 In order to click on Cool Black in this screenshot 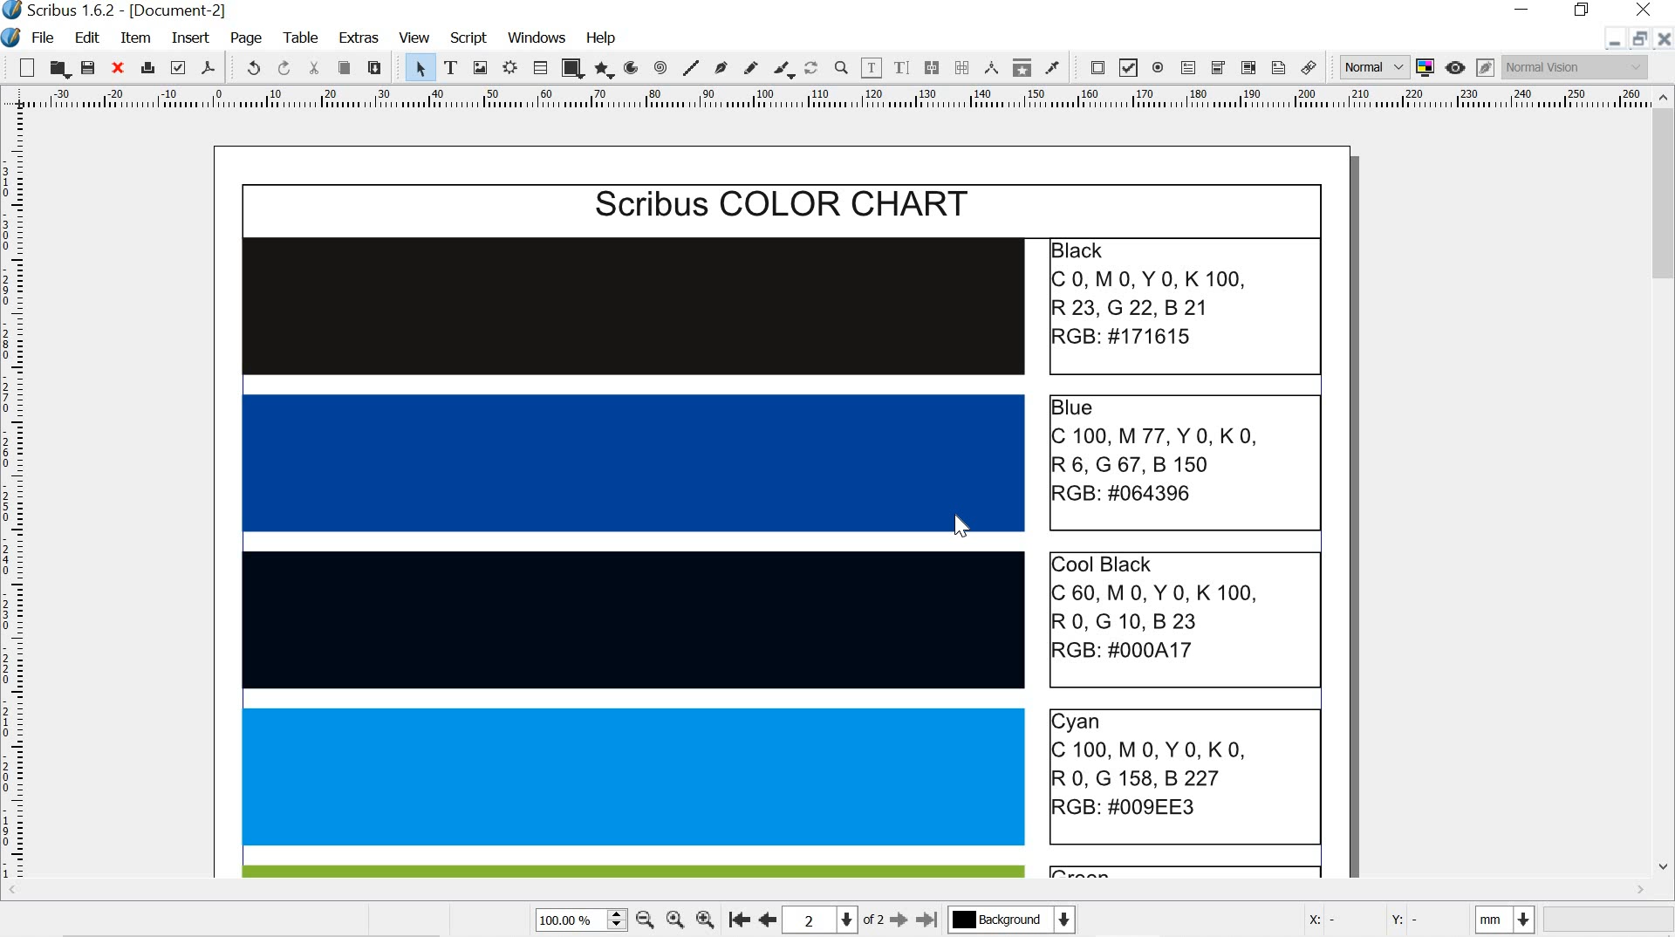, I will do `click(632, 619)`.